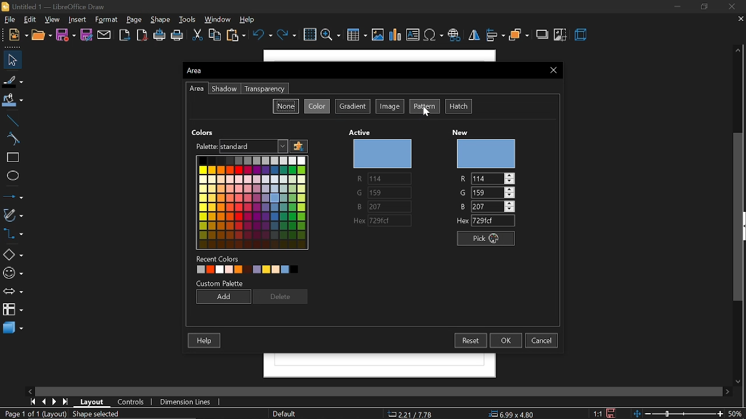 This screenshot has height=419, width=746. I want to click on open, so click(42, 35).